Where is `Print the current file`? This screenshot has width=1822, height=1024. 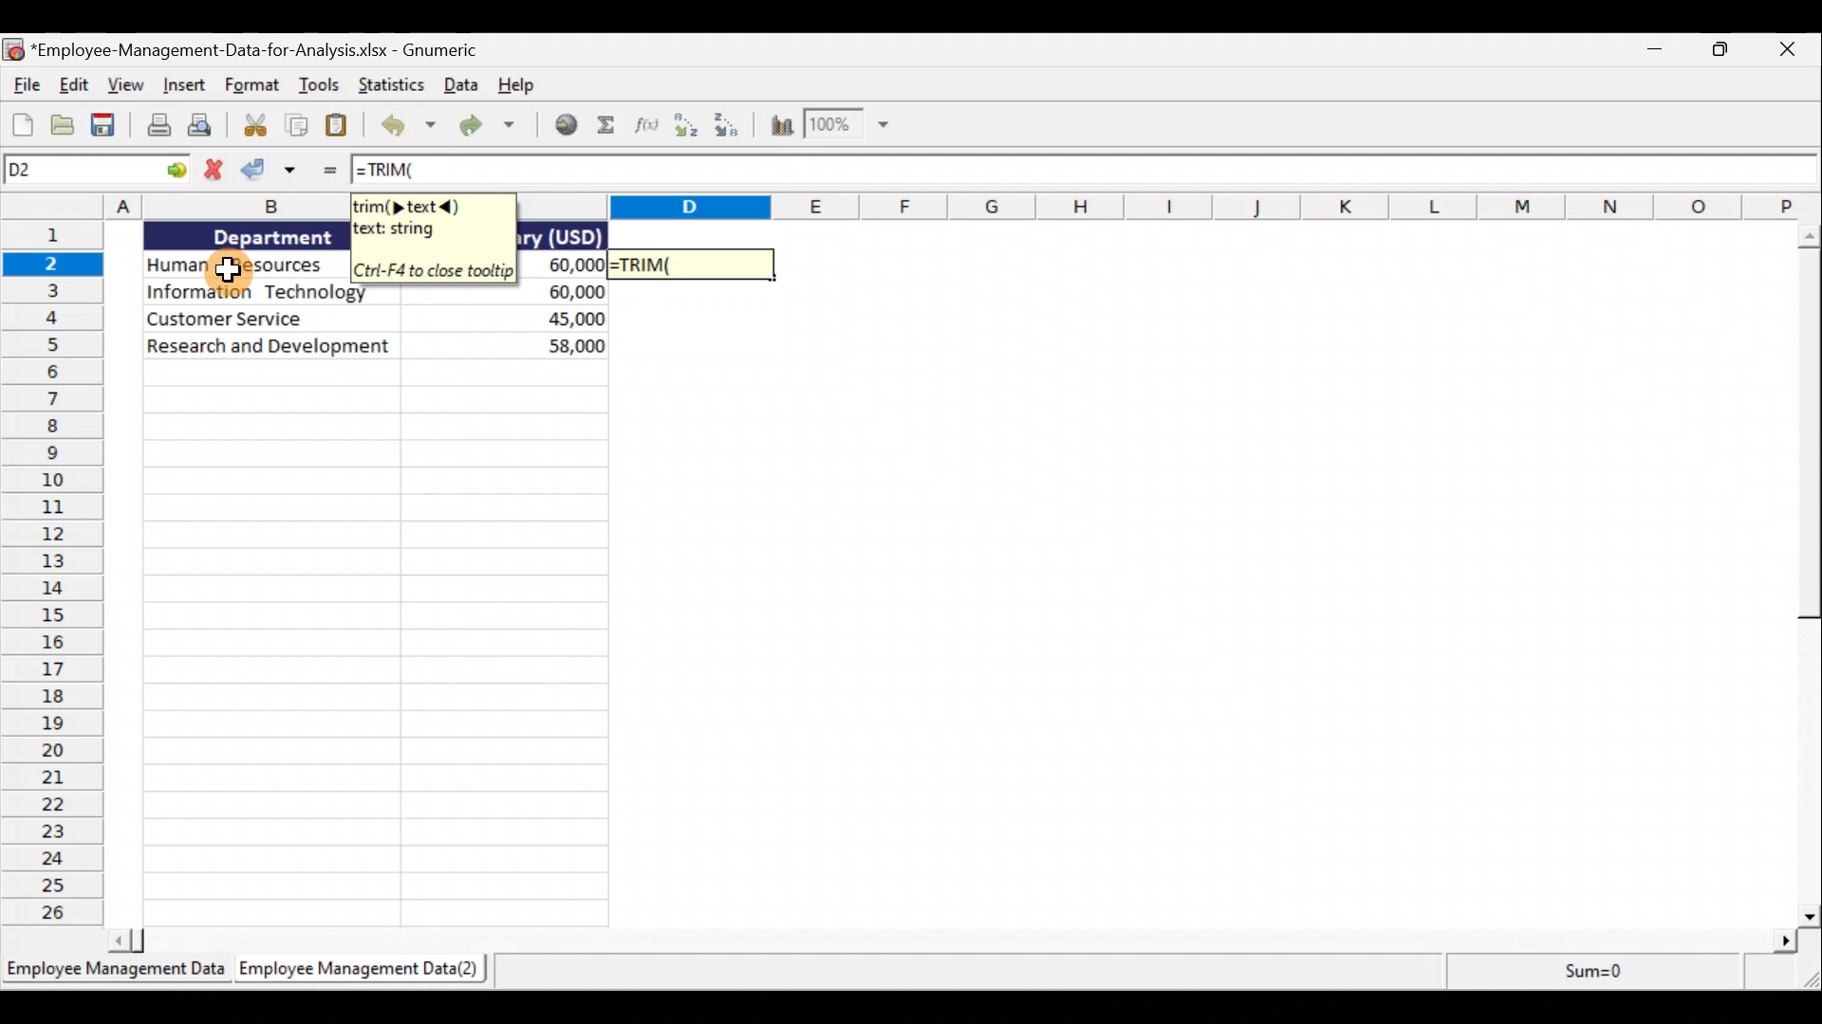 Print the current file is located at coordinates (154, 128).